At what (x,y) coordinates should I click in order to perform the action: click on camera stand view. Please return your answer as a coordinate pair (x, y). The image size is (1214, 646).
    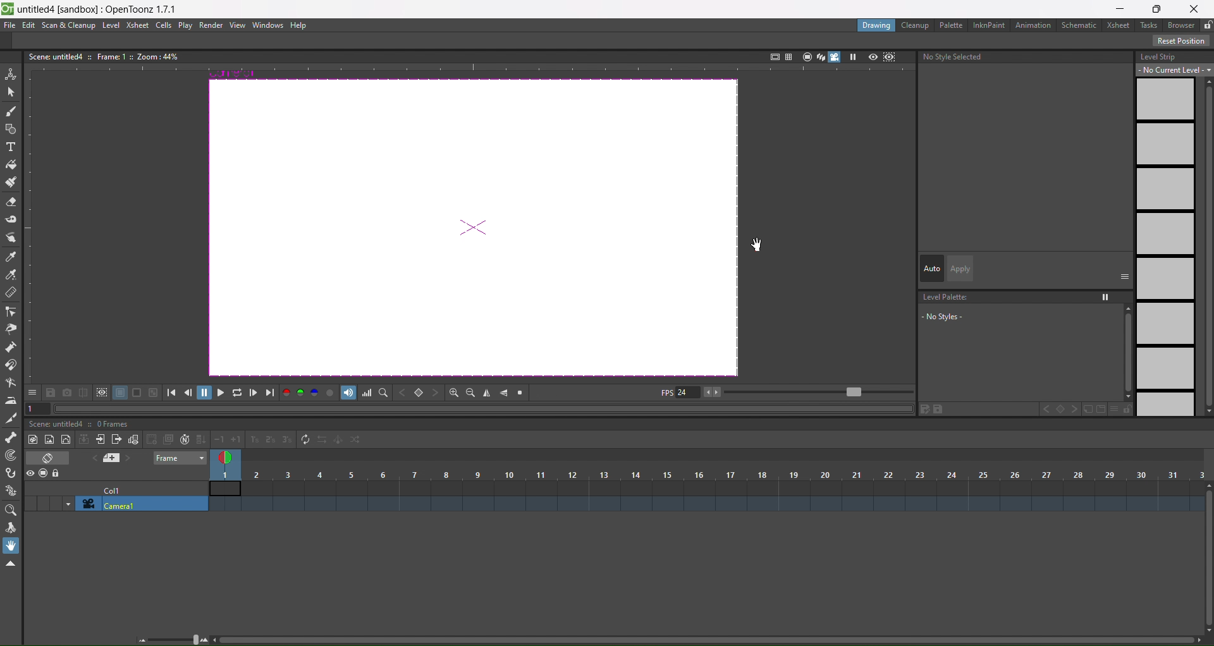
    Looking at the image, I should click on (805, 56).